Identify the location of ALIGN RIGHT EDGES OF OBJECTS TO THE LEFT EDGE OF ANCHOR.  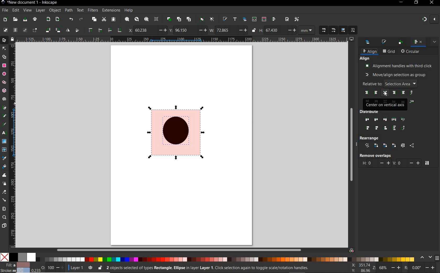
(366, 93).